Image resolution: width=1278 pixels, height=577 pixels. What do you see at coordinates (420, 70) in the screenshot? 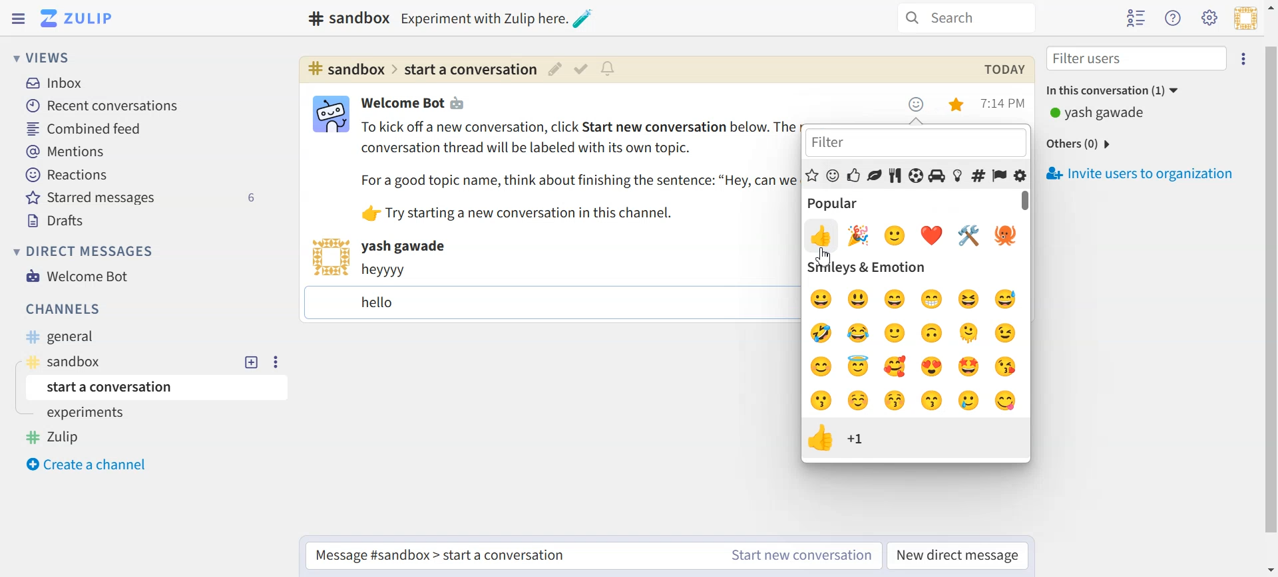
I see `Hyperlink` at bounding box center [420, 70].